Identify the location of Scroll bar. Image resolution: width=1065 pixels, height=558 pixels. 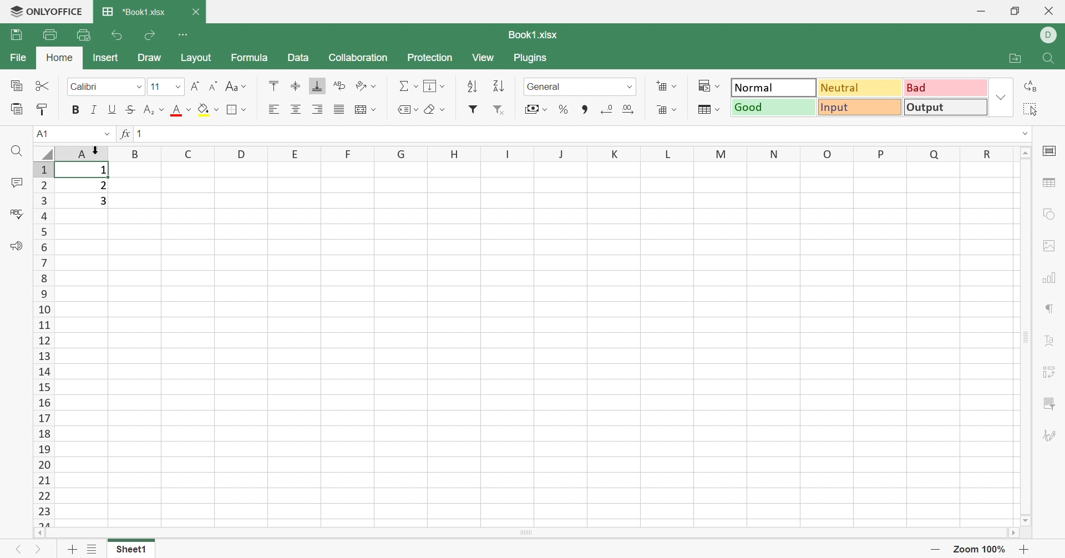
(523, 533).